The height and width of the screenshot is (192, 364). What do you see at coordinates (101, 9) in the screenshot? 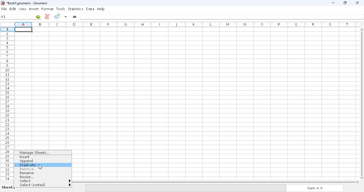
I see `help` at bounding box center [101, 9].